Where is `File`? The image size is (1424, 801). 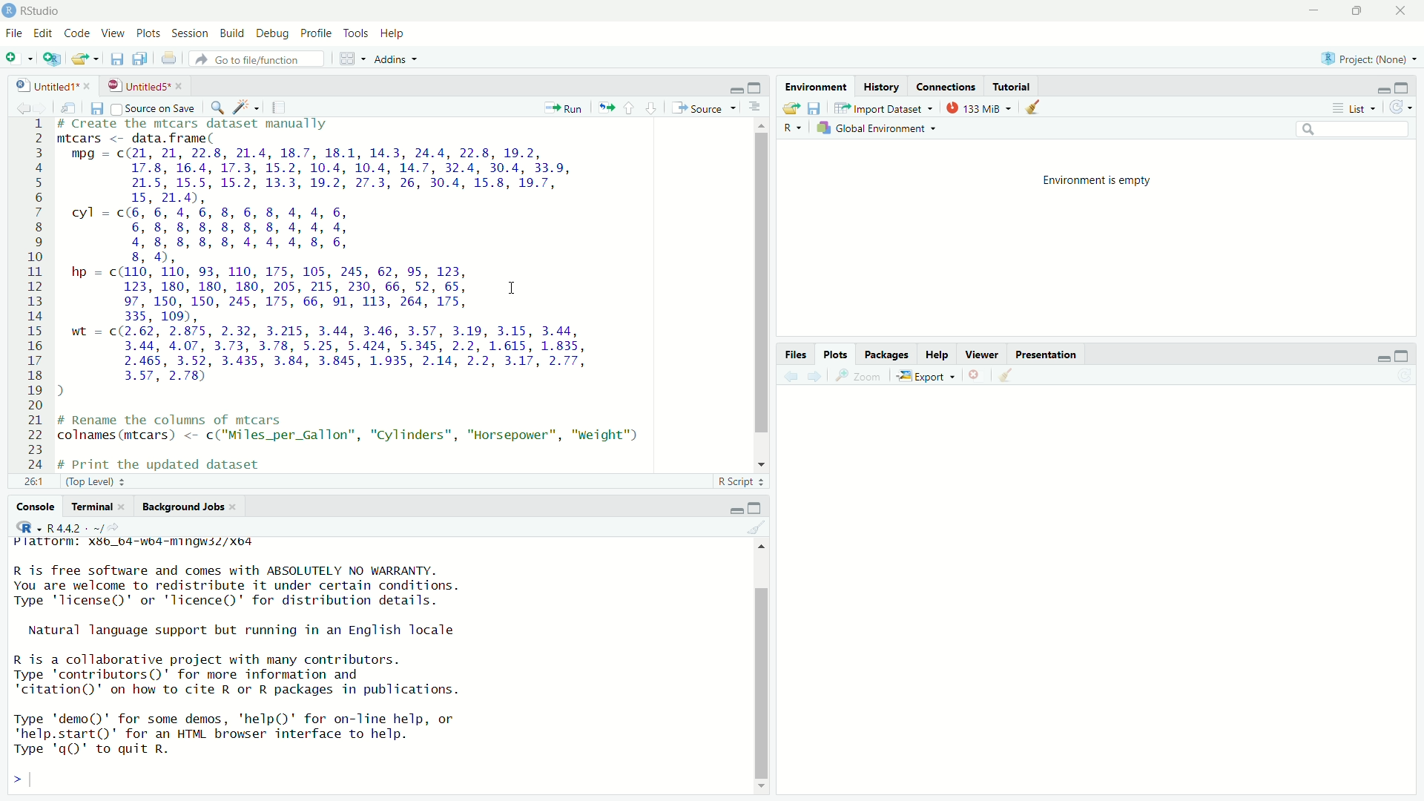 File is located at coordinates (13, 32).